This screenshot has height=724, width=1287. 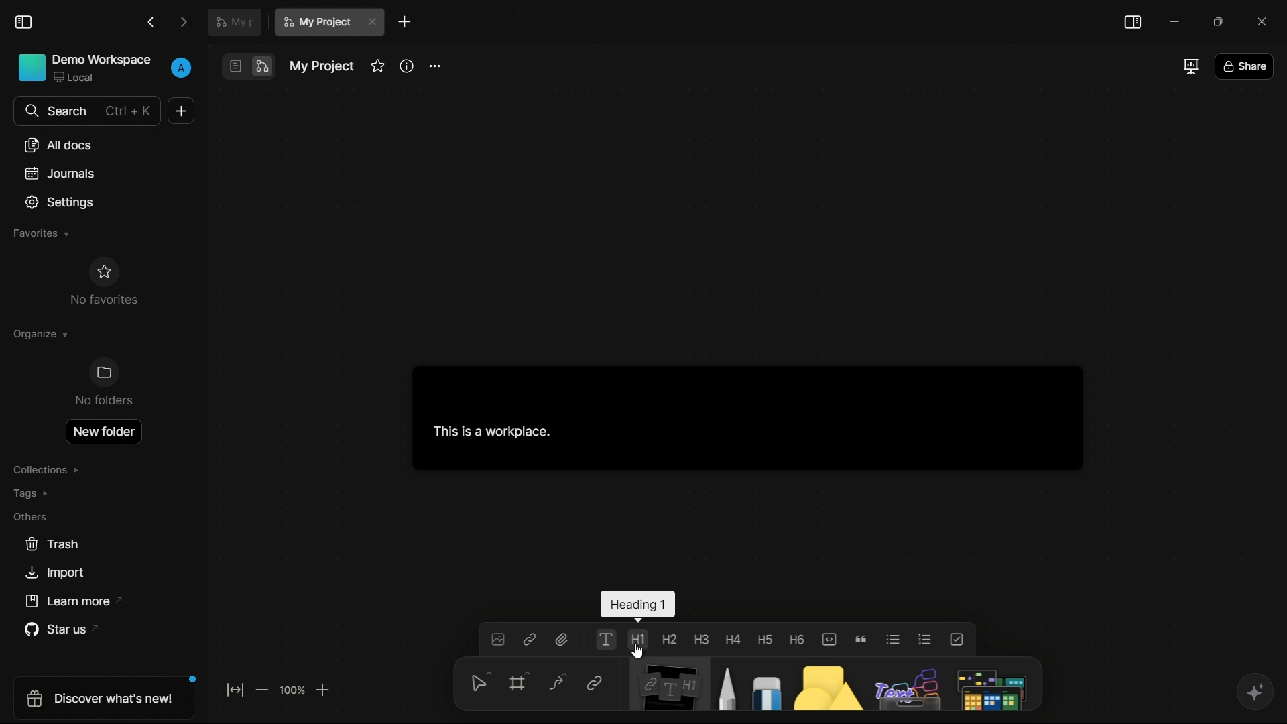 I want to click on settings, so click(x=58, y=203).